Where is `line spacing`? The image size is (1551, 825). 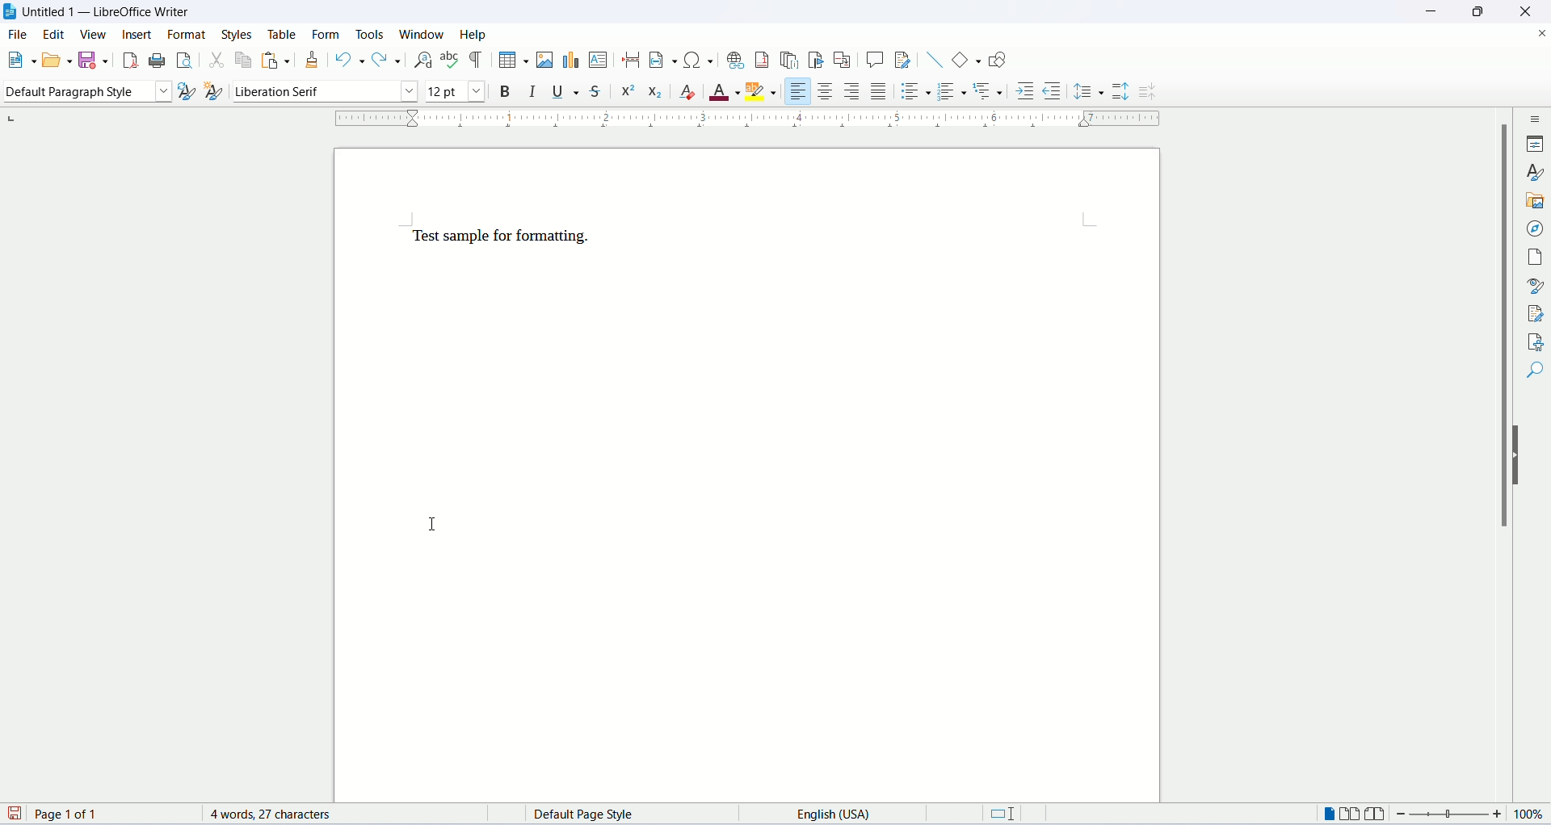 line spacing is located at coordinates (1089, 90).